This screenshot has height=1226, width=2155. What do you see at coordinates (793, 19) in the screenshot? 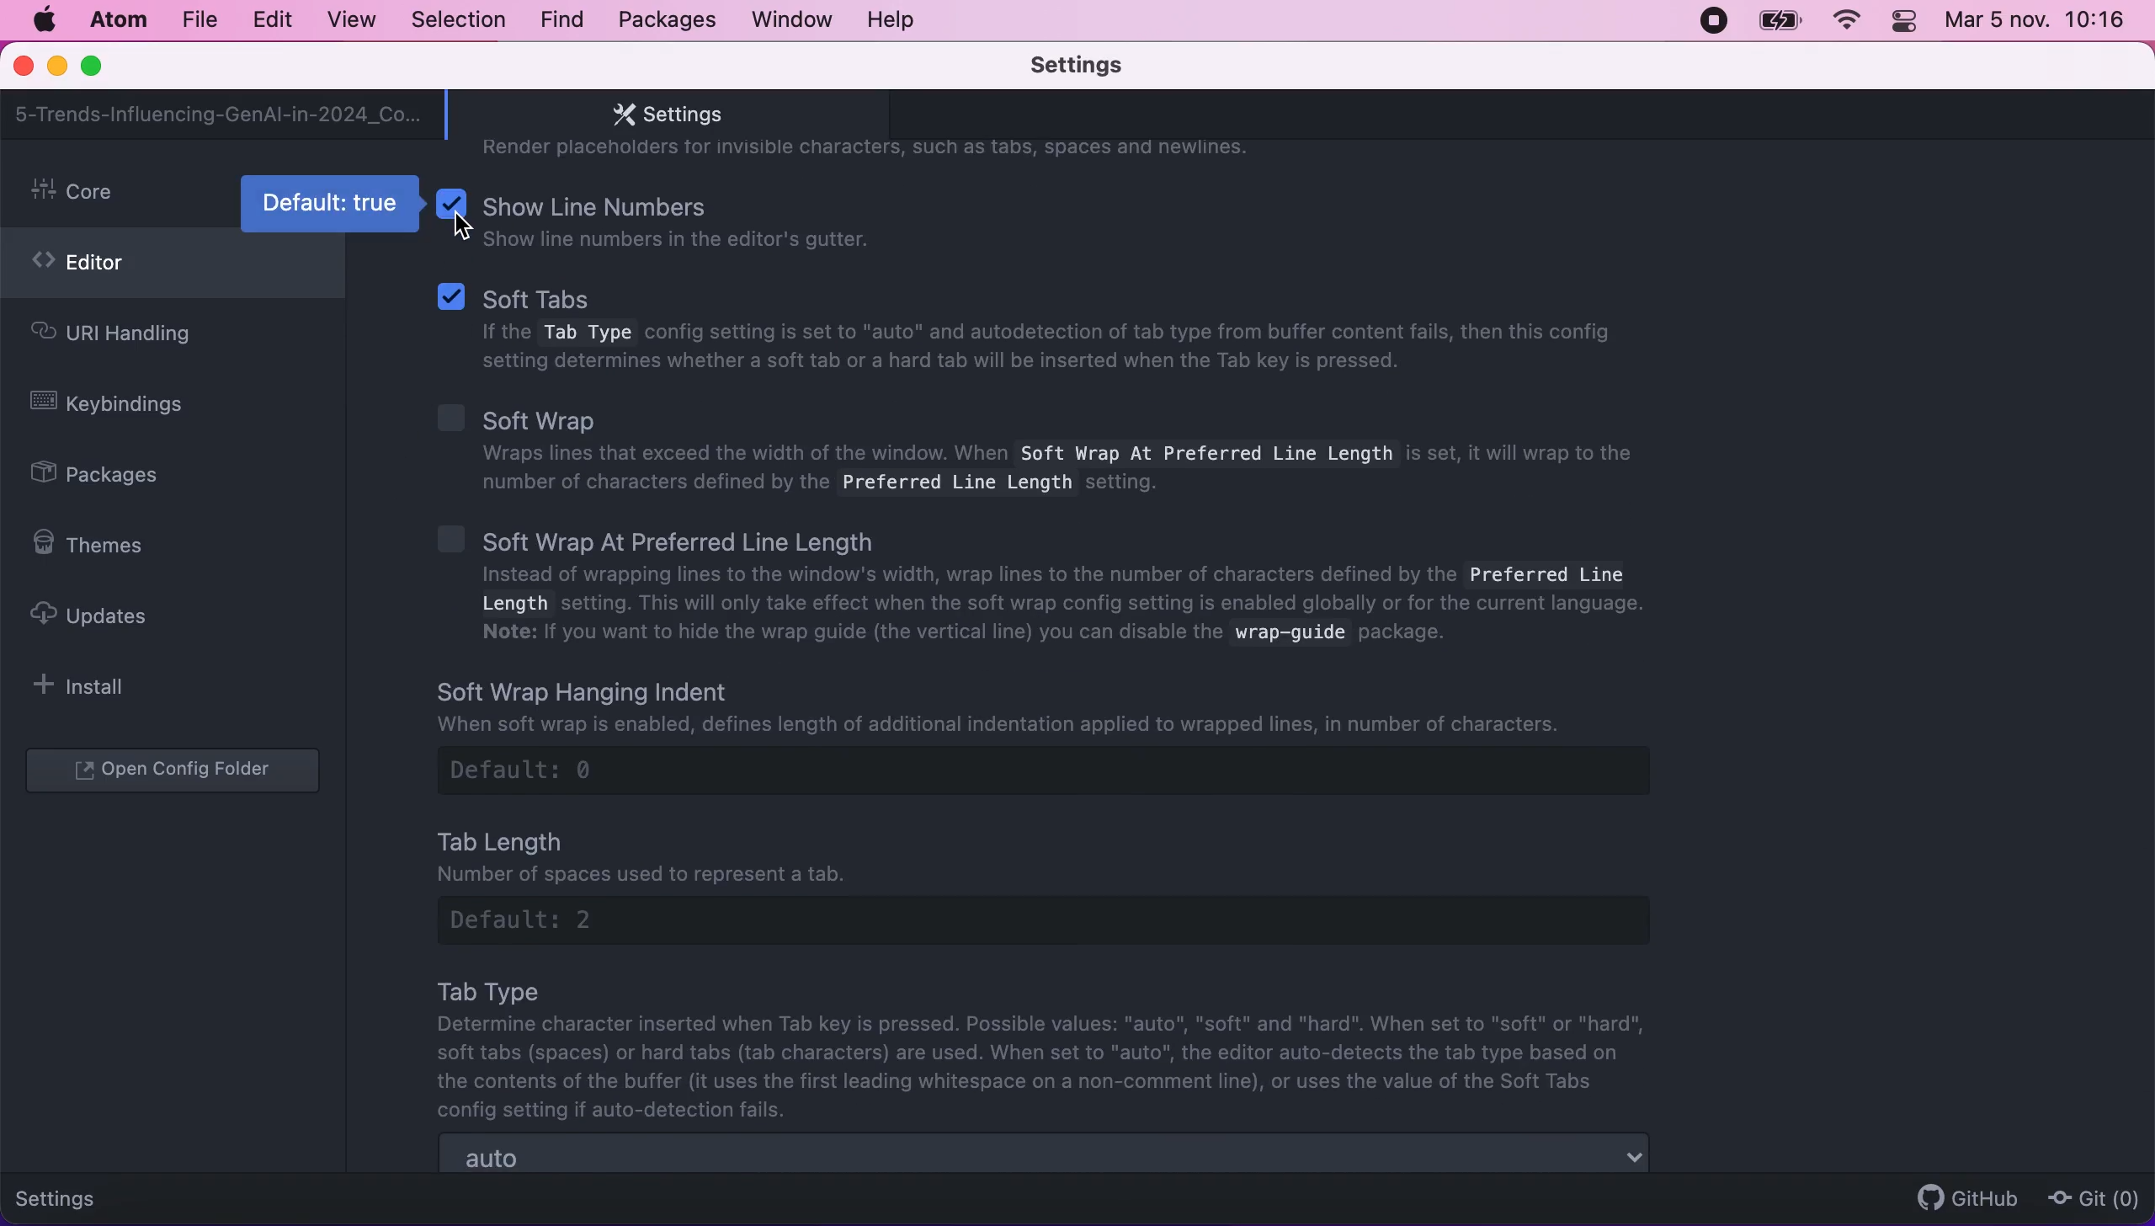
I see `window` at bounding box center [793, 19].